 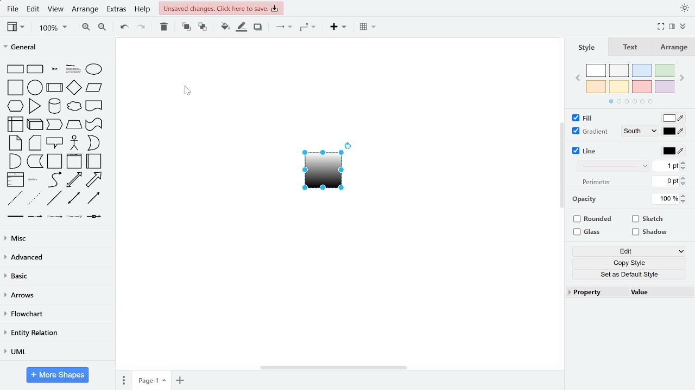 I want to click on edit, so click(x=631, y=251).